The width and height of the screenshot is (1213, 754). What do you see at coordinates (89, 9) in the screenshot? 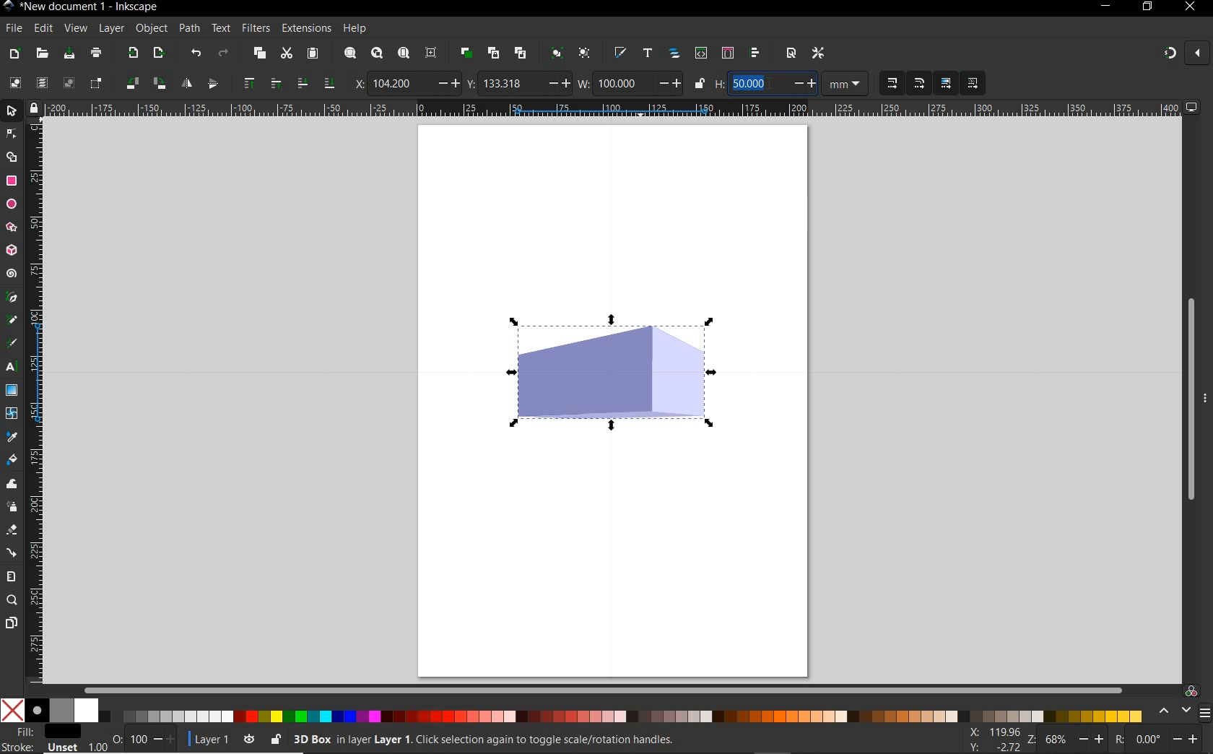
I see `title` at bounding box center [89, 9].